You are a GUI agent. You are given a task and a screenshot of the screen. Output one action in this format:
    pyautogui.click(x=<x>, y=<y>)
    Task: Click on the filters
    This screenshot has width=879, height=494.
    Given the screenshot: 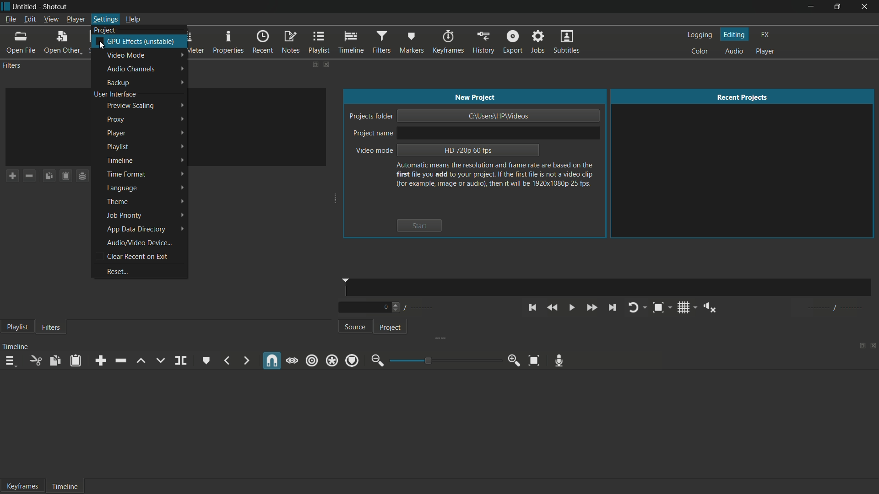 What is the action you would take?
    pyautogui.click(x=51, y=328)
    